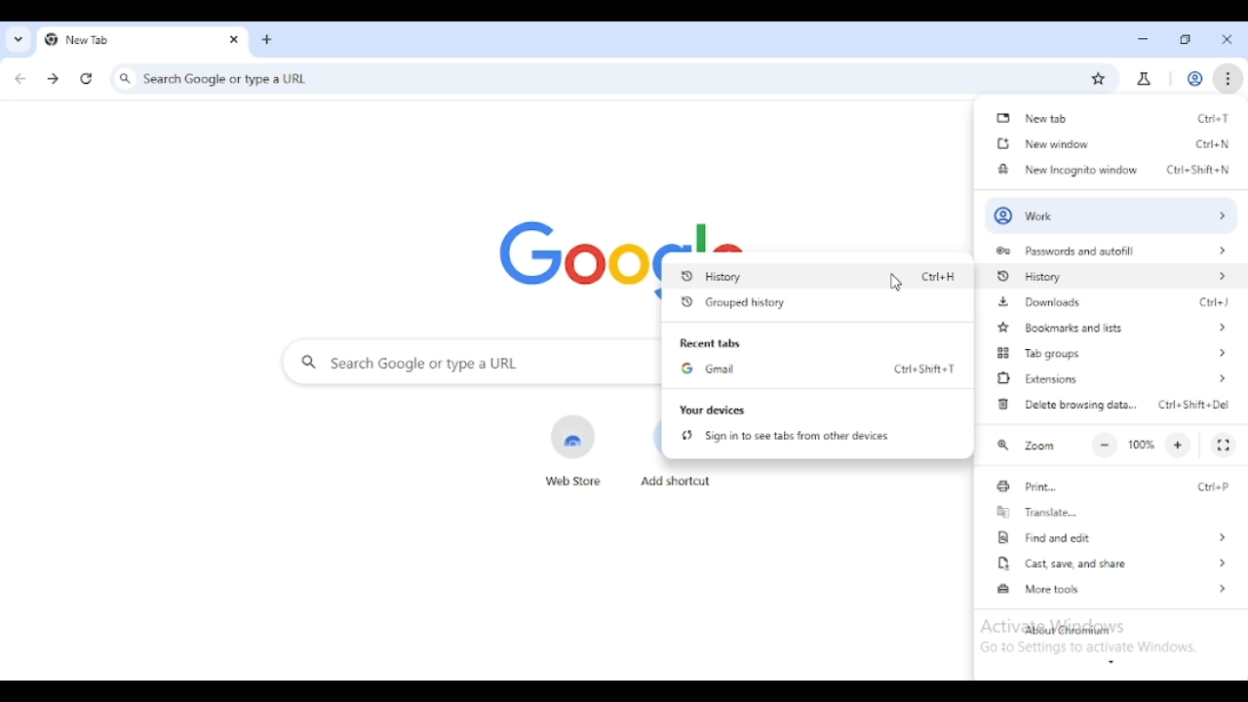 The image size is (1248, 702). Describe the element at coordinates (708, 370) in the screenshot. I see `Gmail` at that location.